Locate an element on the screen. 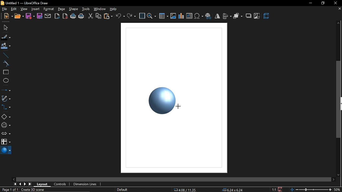 The width and height of the screenshot is (342, 192). Cursor is located at coordinates (177, 106).